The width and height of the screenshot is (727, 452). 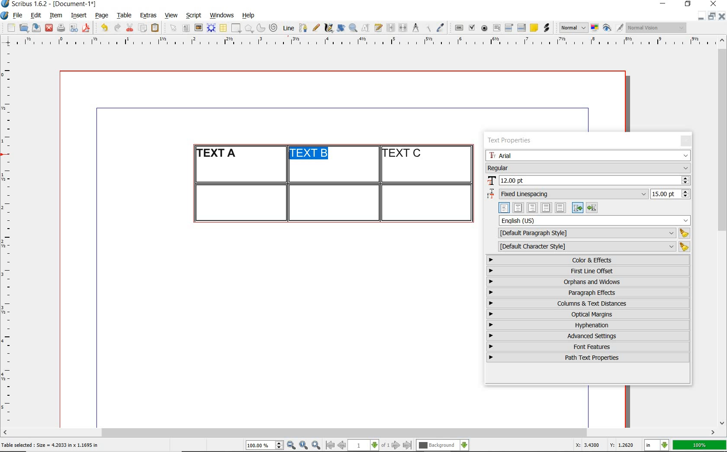 What do you see at coordinates (74, 29) in the screenshot?
I see `preflight verifier` at bounding box center [74, 29].